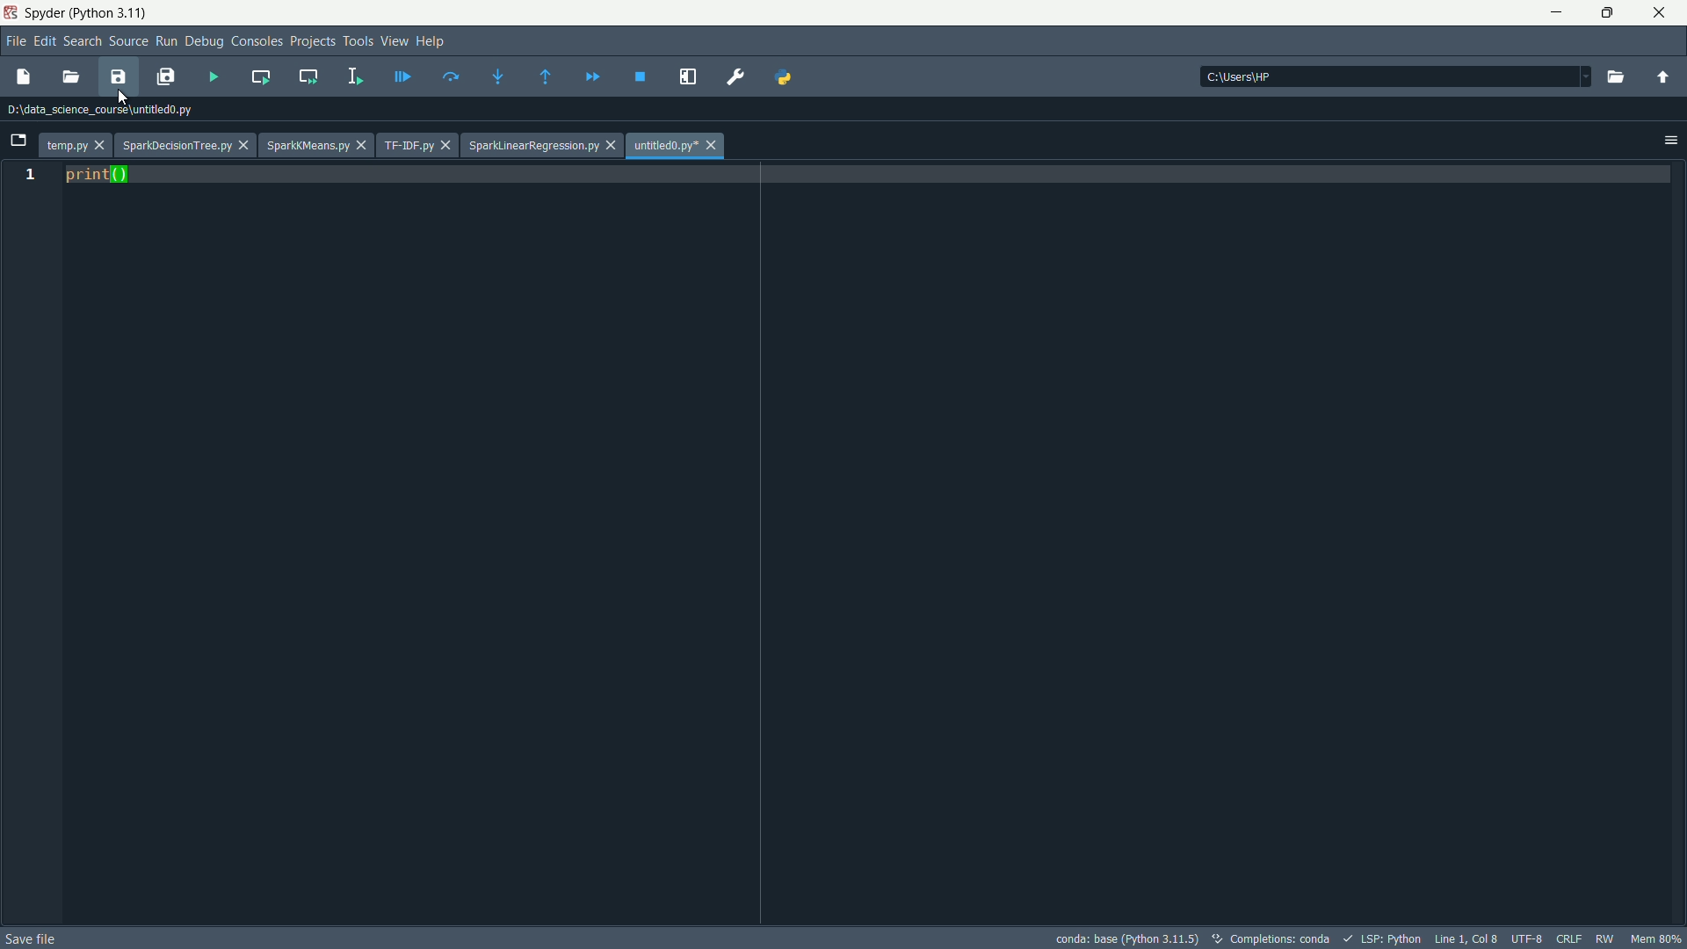 This screenshot has height=949, width=1687. Describe the element at coordinates (450, 78) in the screenshot. I see `run current line` at that location.